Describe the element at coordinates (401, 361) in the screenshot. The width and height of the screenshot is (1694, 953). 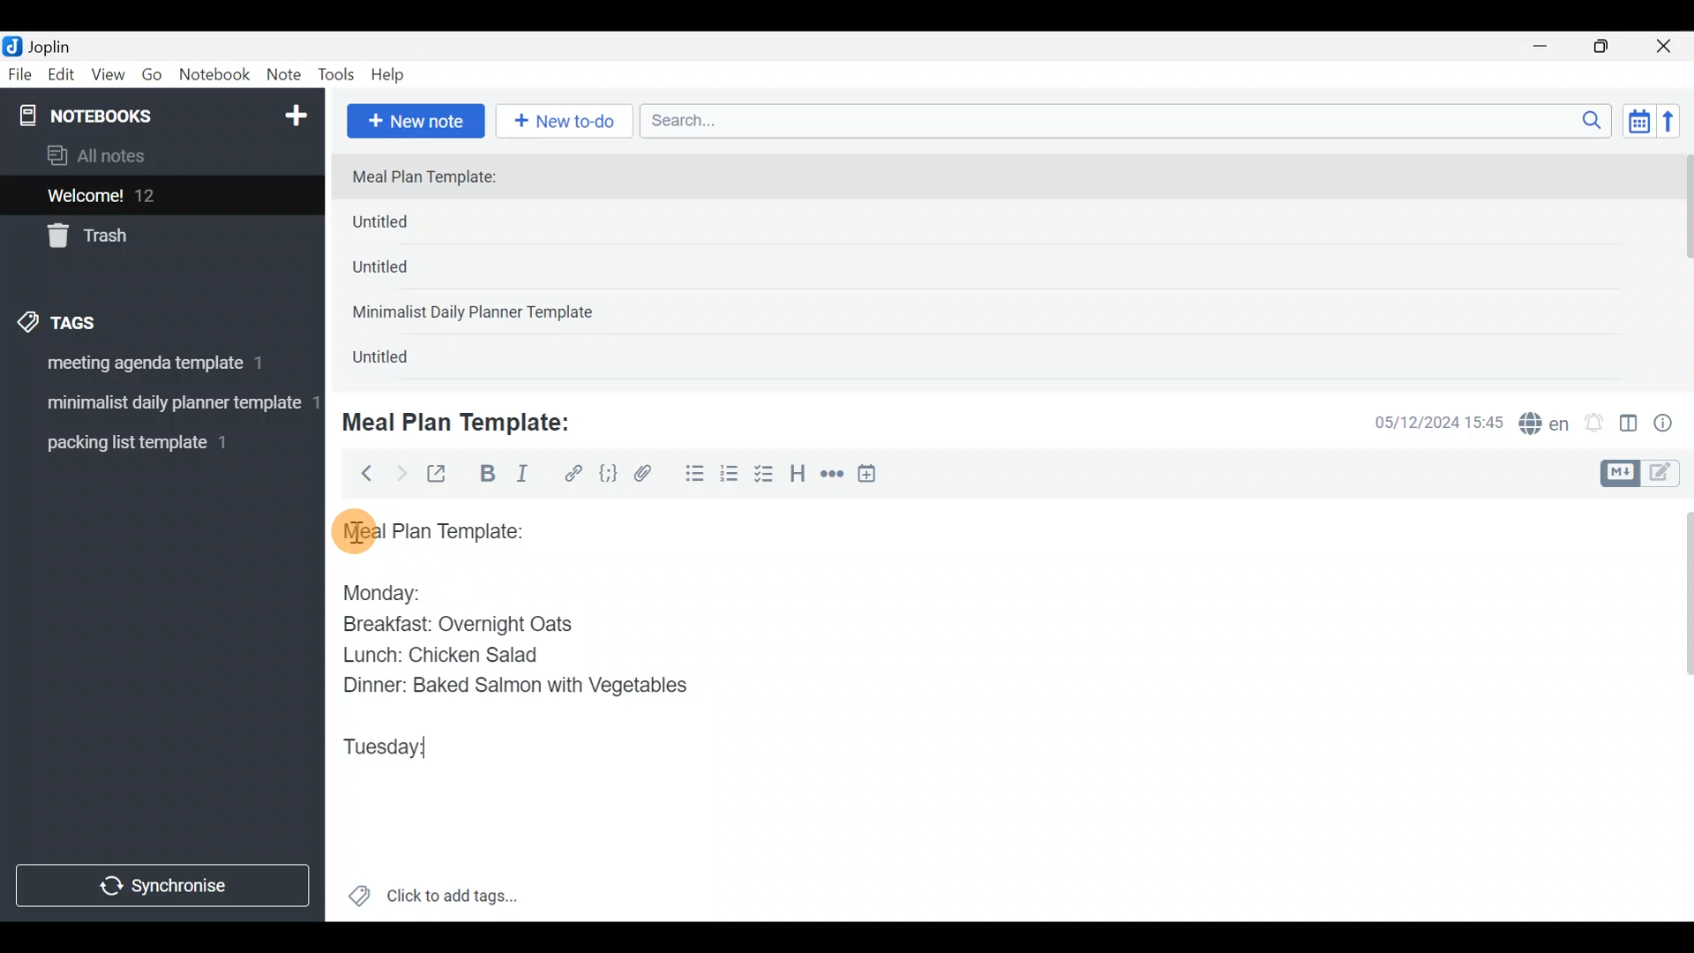
I see `Untitled` at that location.